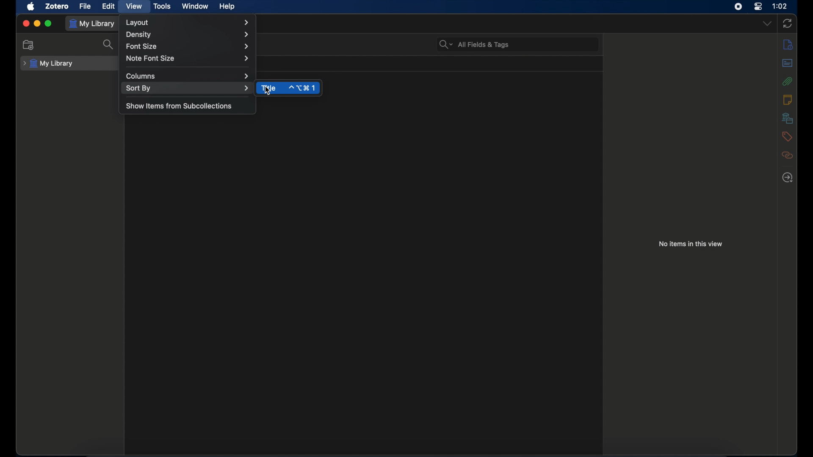 Image resolution: width=813 pixels, height=457 pixels. What do you see at coordinates (48, 24) in the screenshot?
I see `maximize` at bounding box center [48, 24].